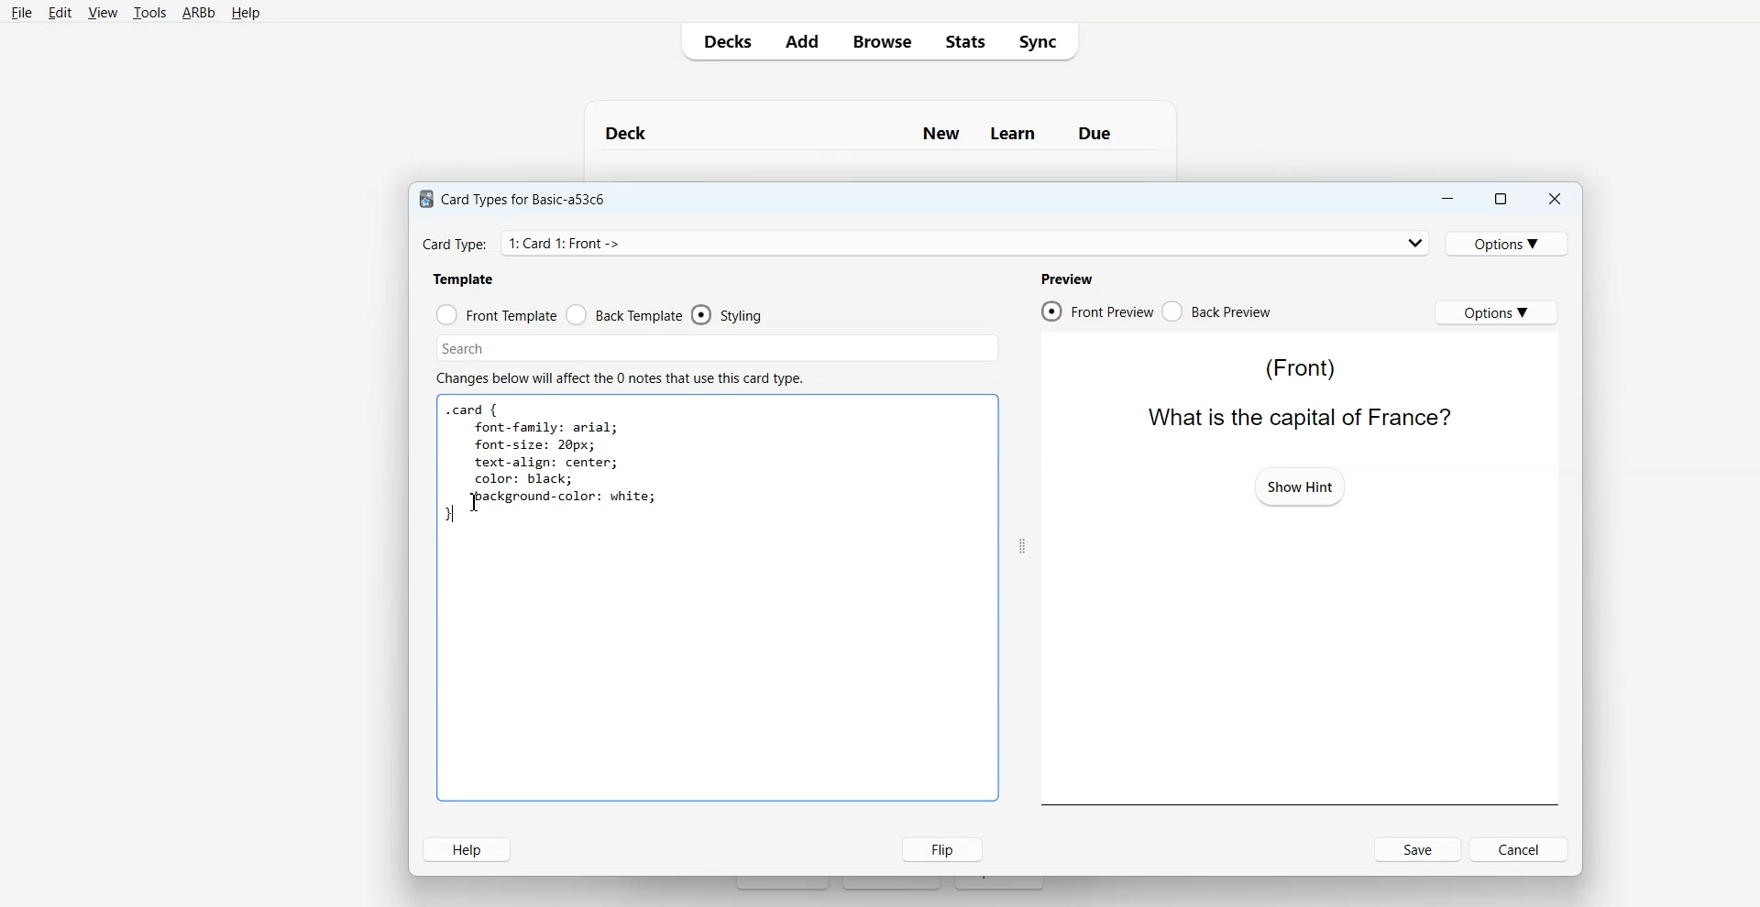 This screenshot has width=1760, height=907. Describe the element at coordinates (465, 279) in the screenshot. I see `Template` at that location.